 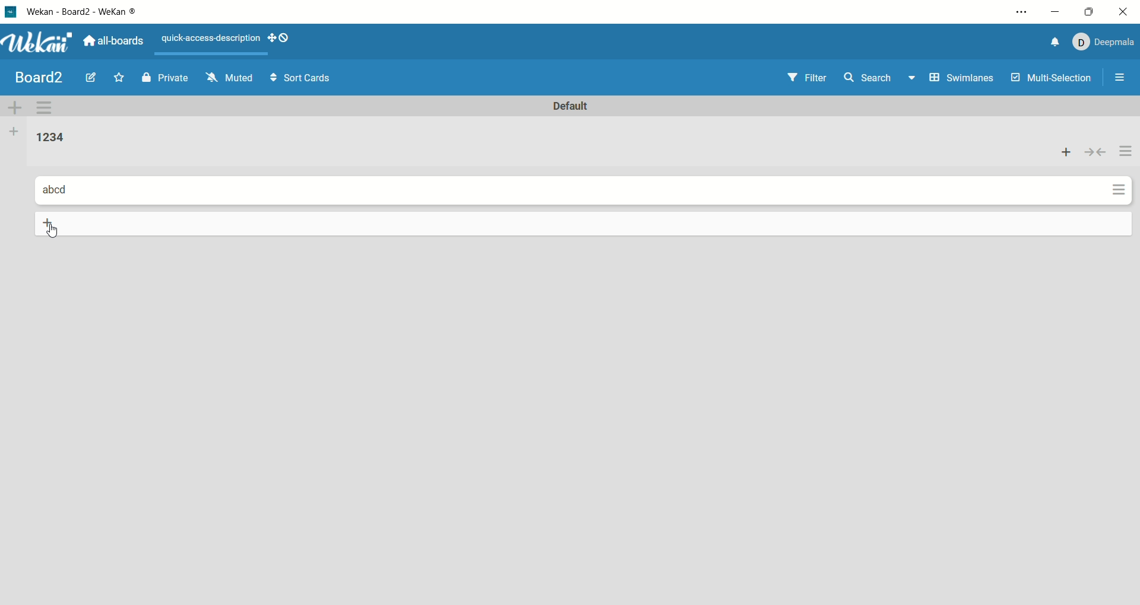 I want to click on favorite, so click(x=122, y=77).